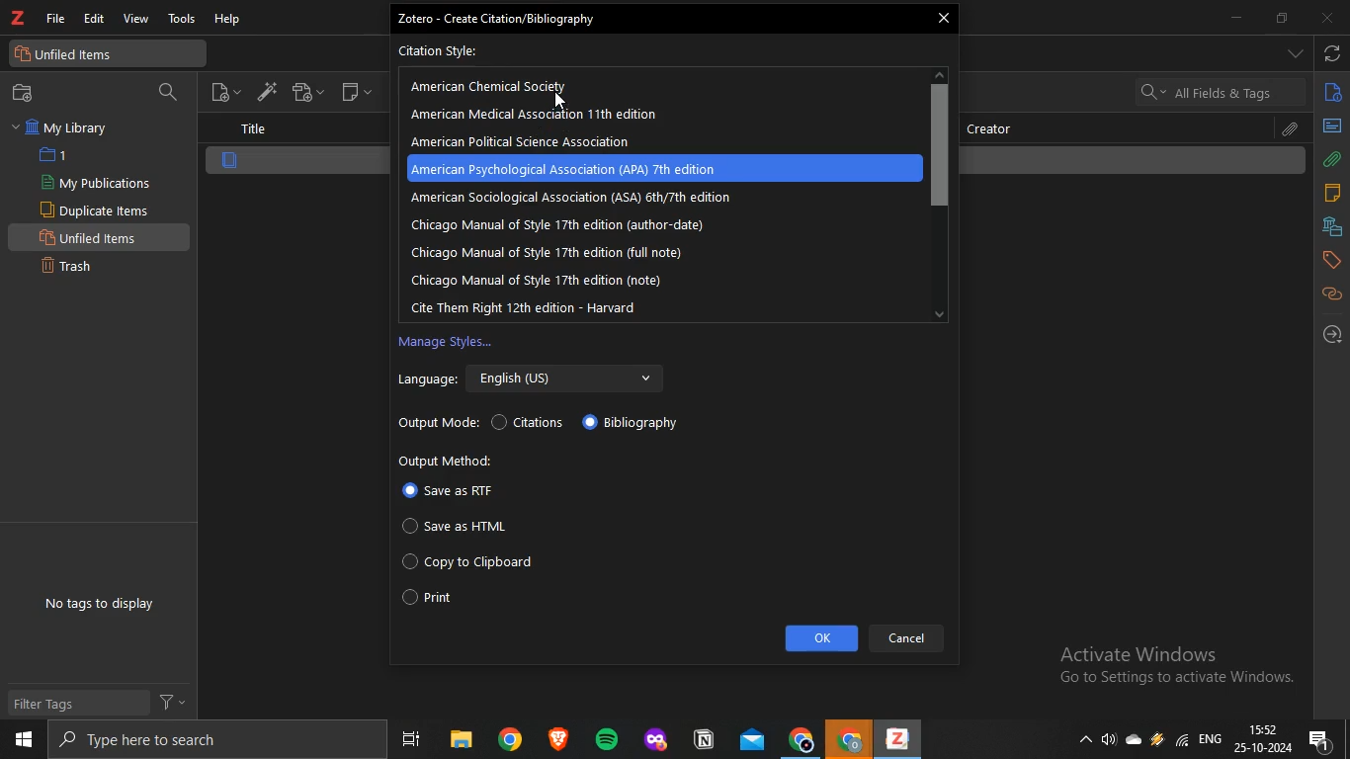 The height and width of the screenshot is (759, 1350). Describe the element at coordinates (183, 21) in the screenshot. I see `tools` at that location.